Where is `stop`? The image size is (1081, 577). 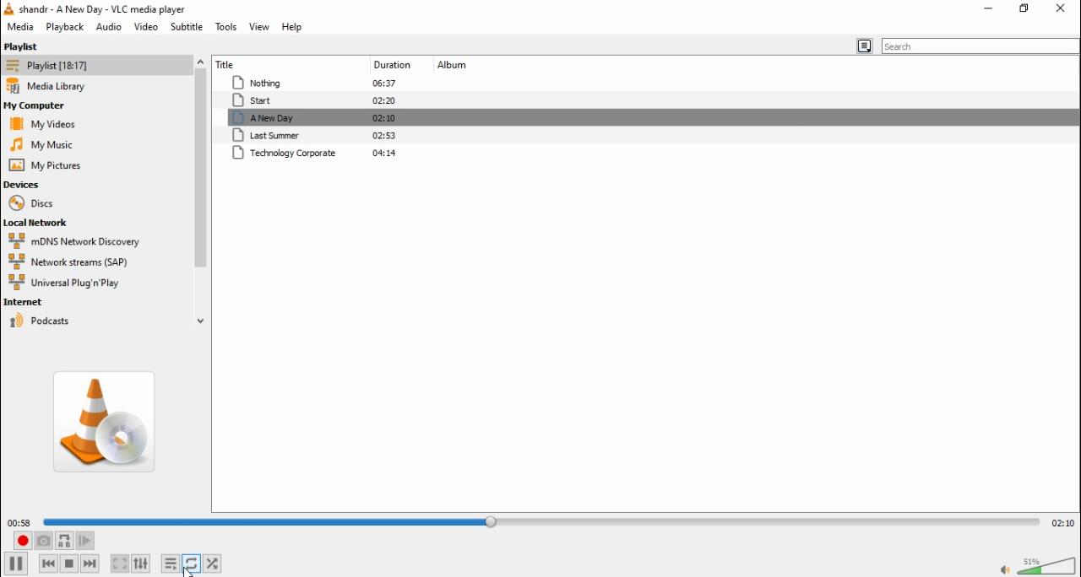
stop is located at coordinates (69, 564).